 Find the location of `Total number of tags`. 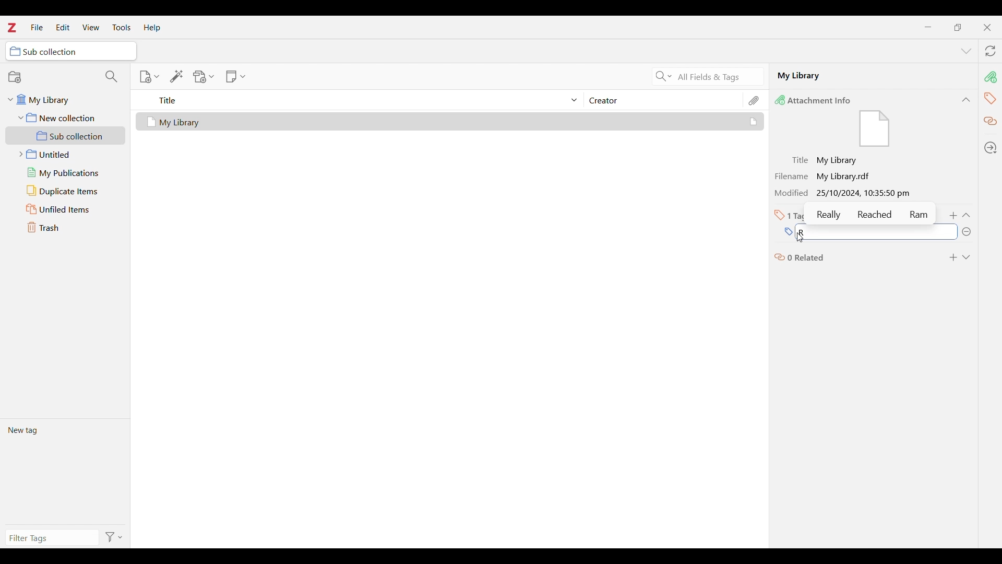

Total number of tags is located at coordinates (791, 215).